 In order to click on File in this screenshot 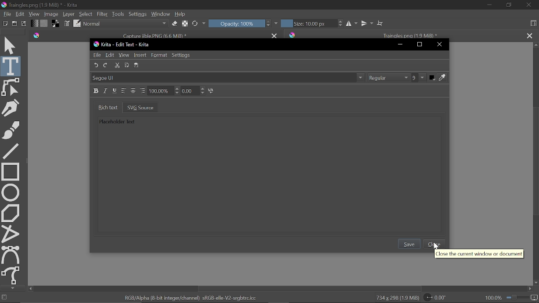, I will do `click(6, 14)`.